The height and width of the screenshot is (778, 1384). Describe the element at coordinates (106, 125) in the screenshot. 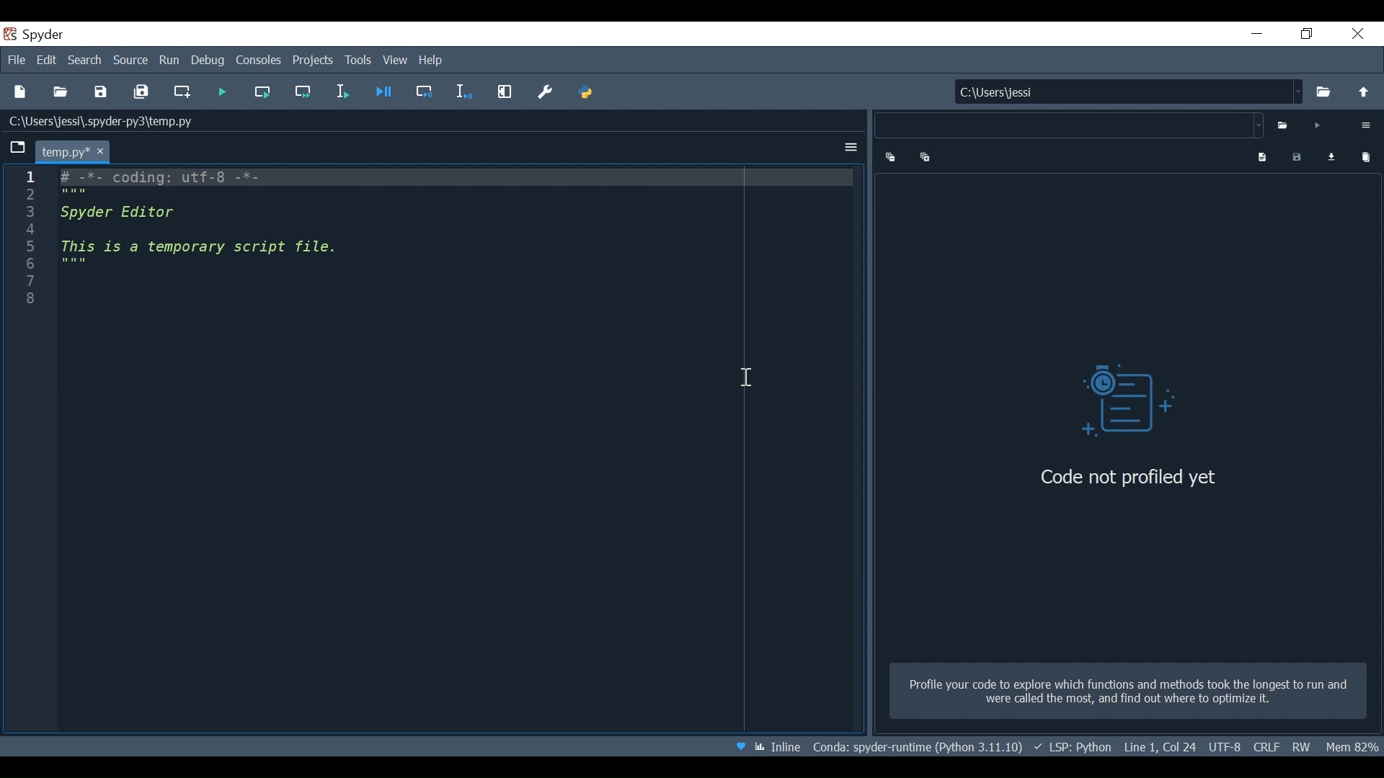

I see `C:\Users\jessi\.spyder-py3\temp.py` at that location.